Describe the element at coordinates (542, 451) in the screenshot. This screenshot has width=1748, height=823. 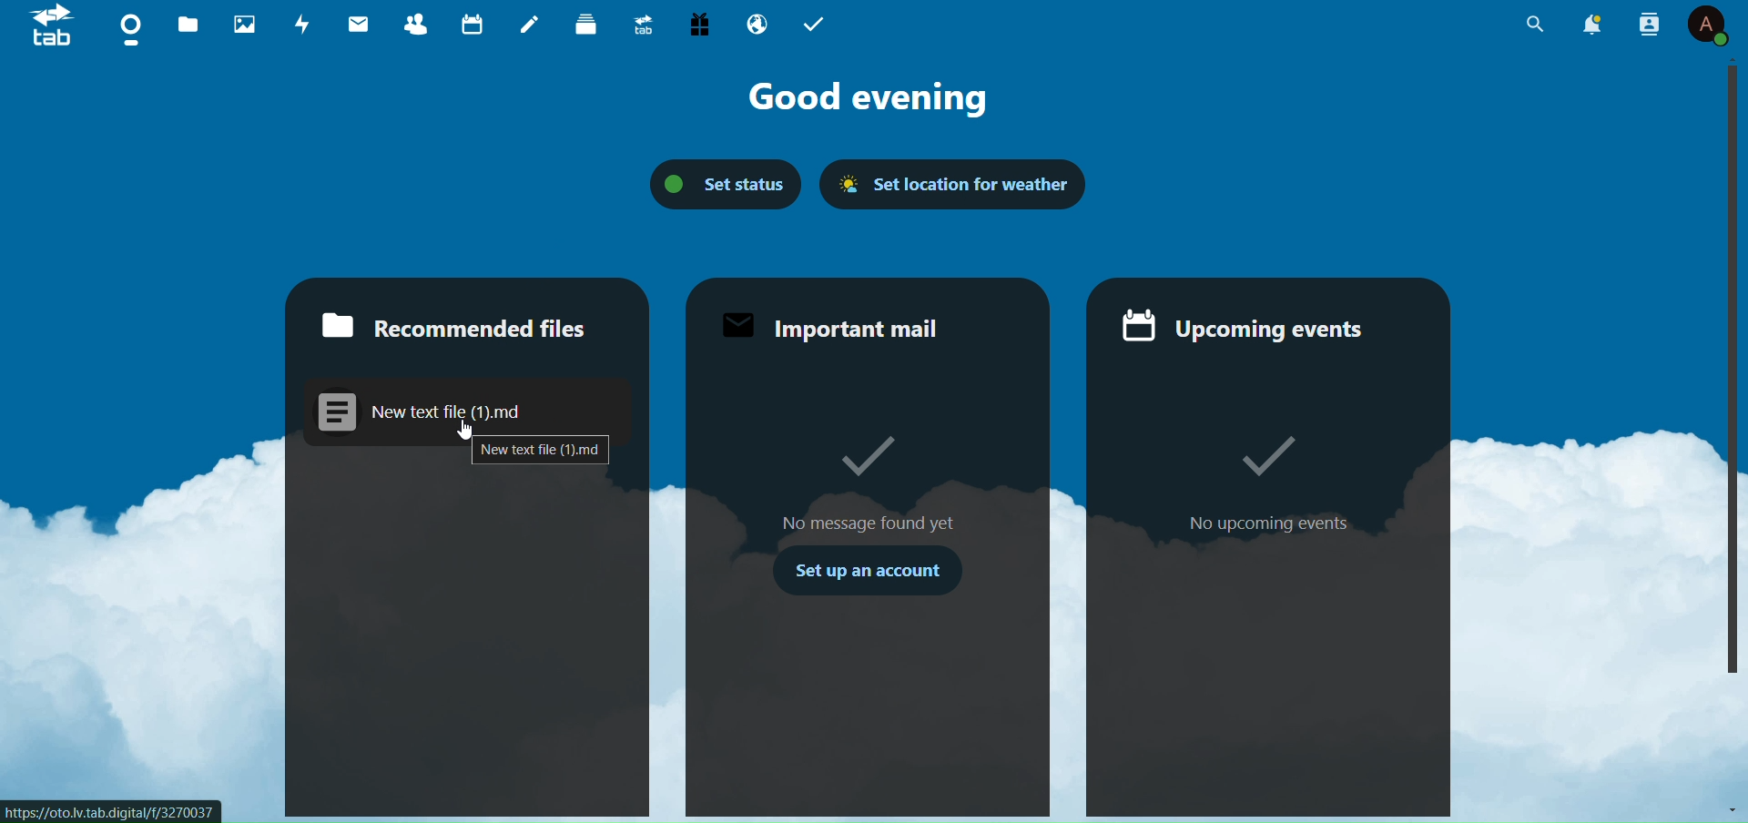
I see `new text file` at that location.